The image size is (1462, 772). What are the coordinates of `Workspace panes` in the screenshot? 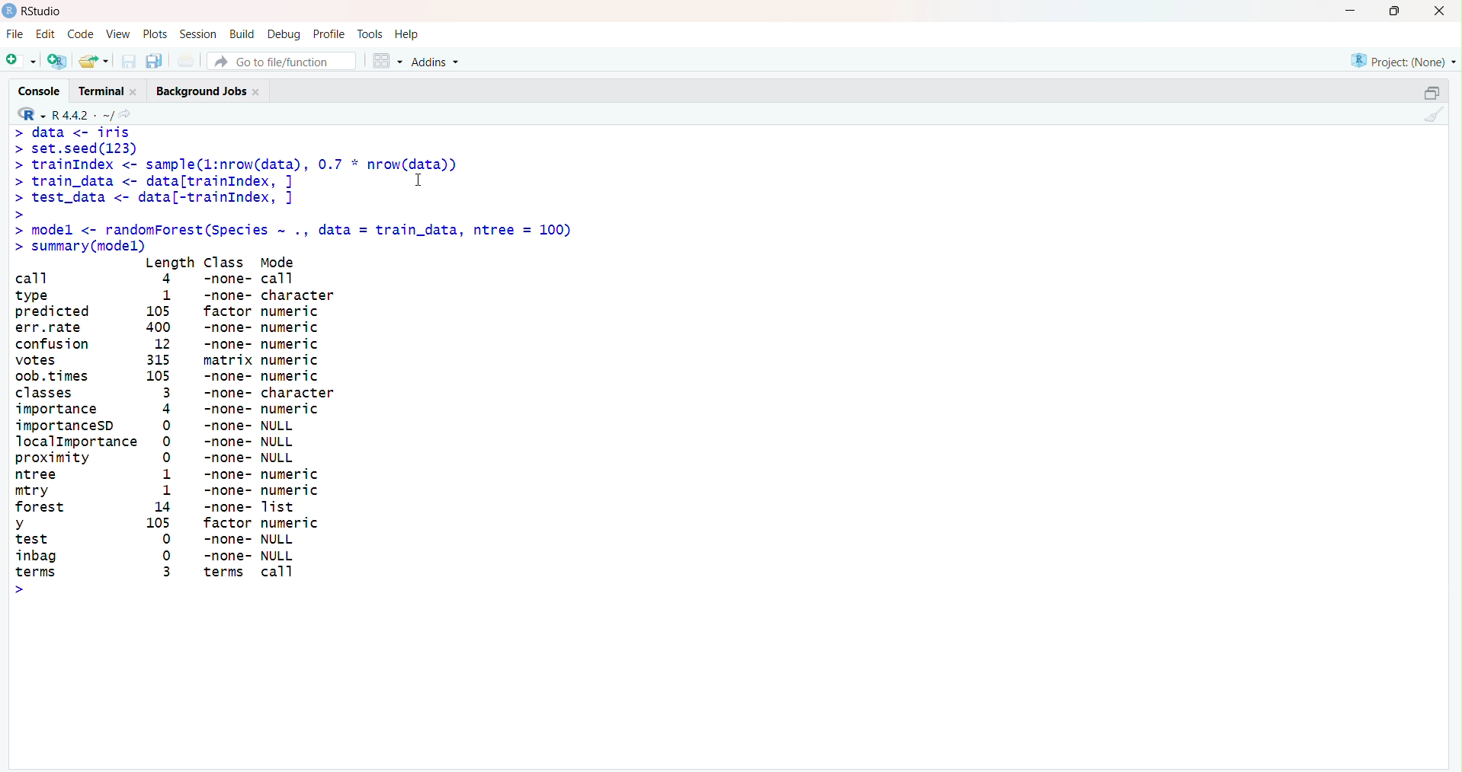 It's located at (384, 59).